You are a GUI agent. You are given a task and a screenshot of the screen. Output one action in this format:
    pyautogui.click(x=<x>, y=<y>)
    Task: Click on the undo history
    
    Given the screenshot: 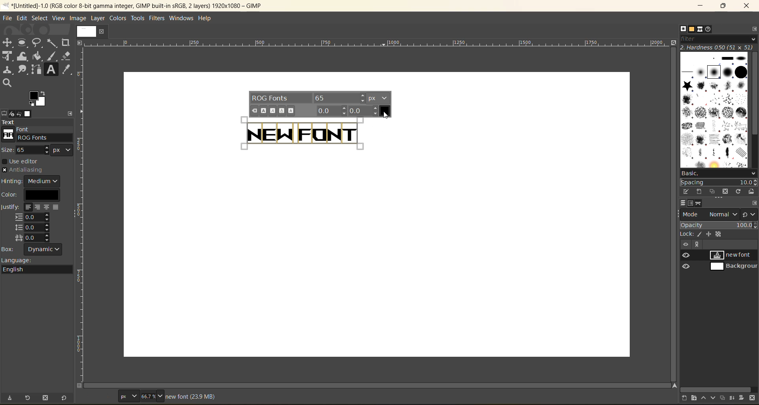 What is the action you would take?
    pyautogui.click(x=18, y=113)
    